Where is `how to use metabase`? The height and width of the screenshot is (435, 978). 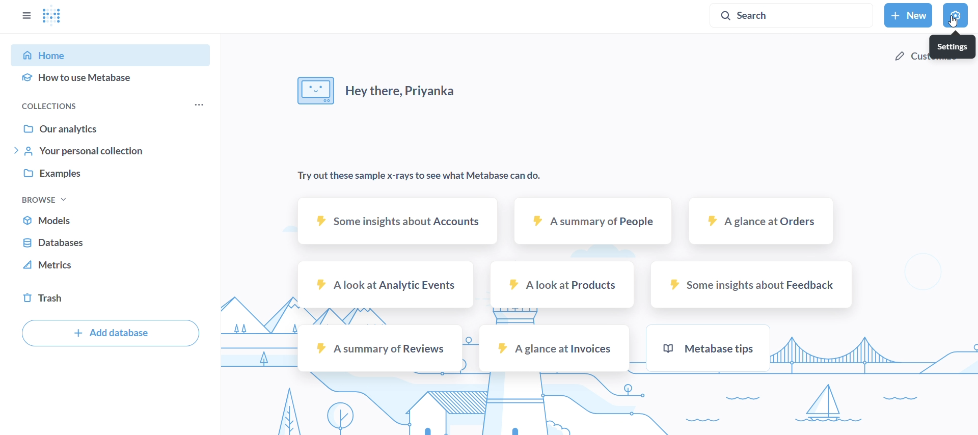 how to use metabase is located at coordinates (112, 78).